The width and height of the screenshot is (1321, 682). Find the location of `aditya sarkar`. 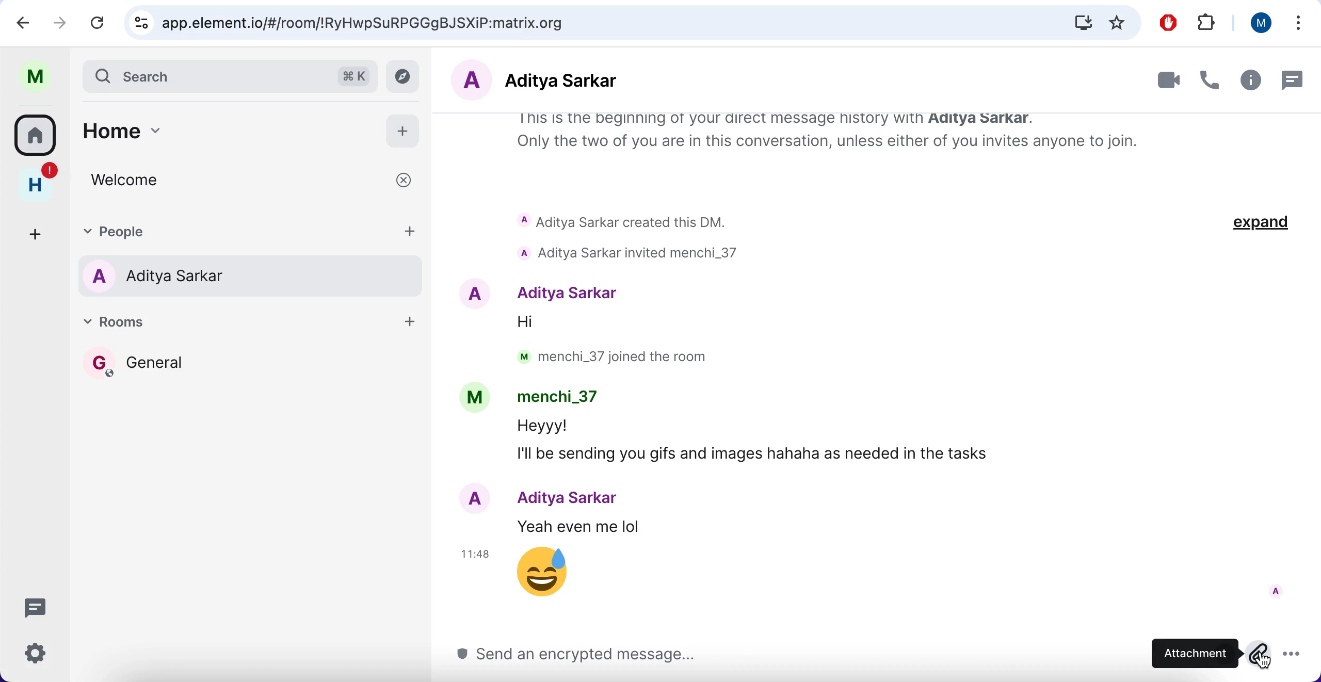

aditya sarkar is located at coordinates (249, 279).